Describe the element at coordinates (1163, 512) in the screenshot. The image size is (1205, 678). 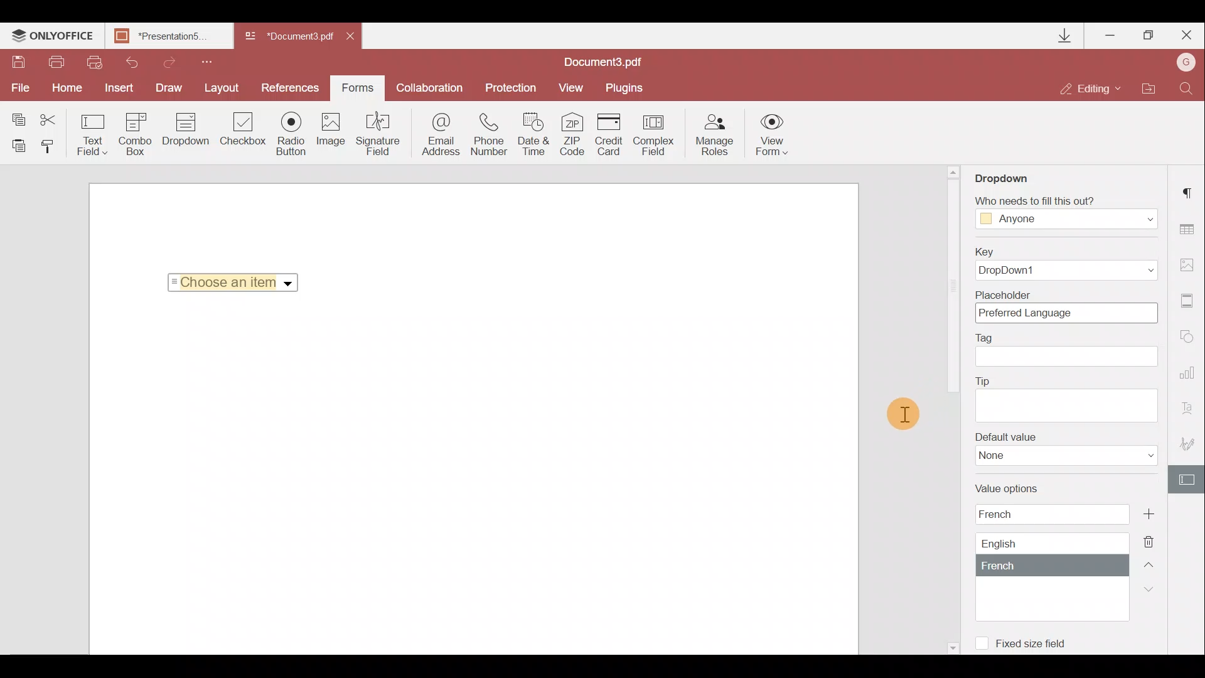
I see `Add new value` at that location.